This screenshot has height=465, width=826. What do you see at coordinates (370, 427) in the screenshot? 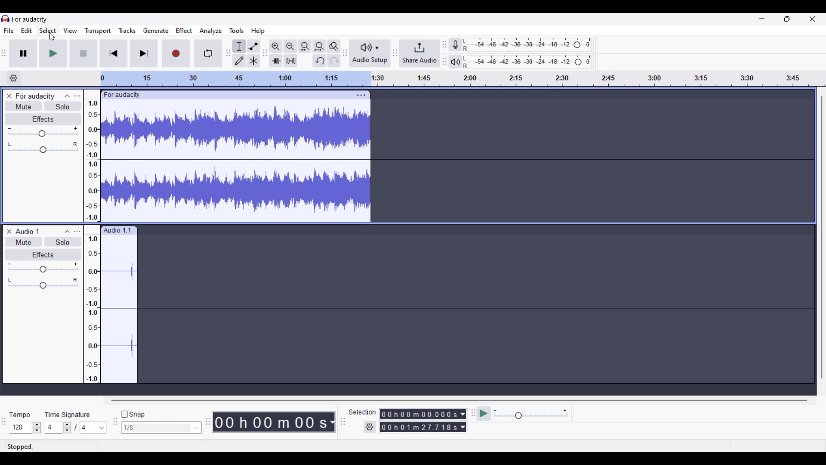
I see `Settings` at bounding box center [370, 427].